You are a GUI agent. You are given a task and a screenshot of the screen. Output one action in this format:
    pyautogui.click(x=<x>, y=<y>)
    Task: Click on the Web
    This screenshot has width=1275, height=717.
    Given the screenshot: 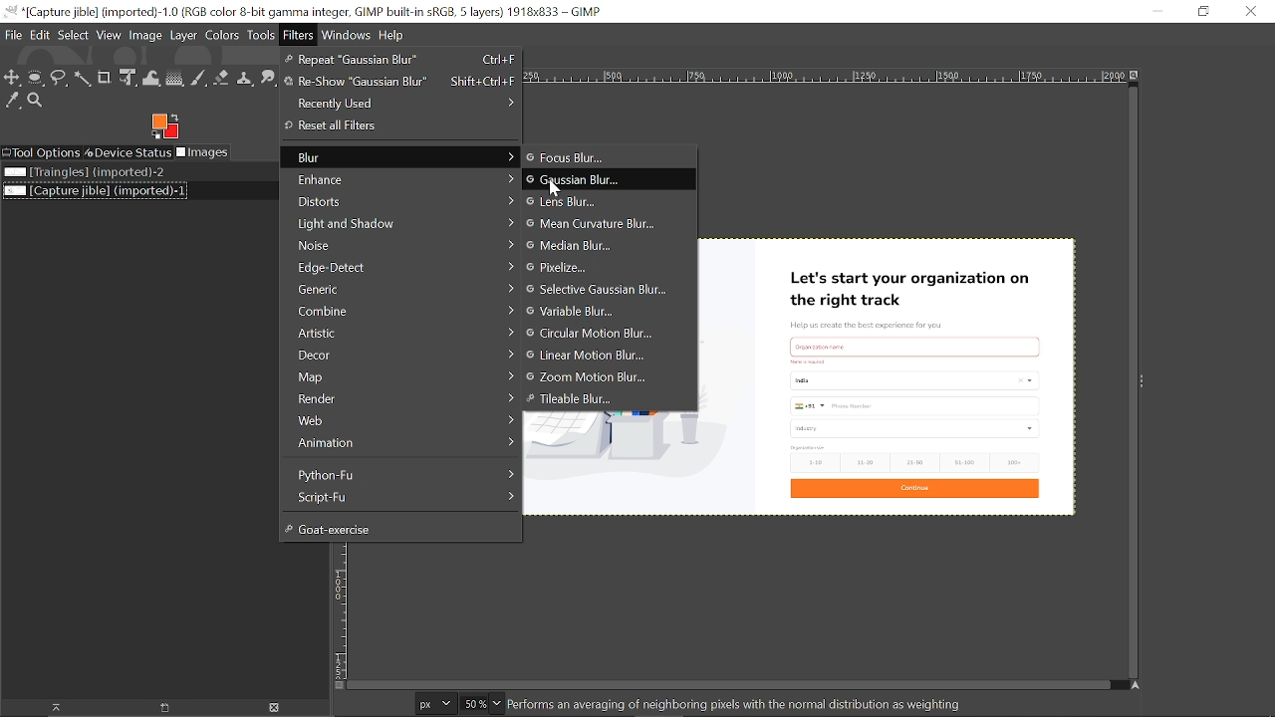 What is the action you would take?
    pyautogui.click(x=400, y=420)
    